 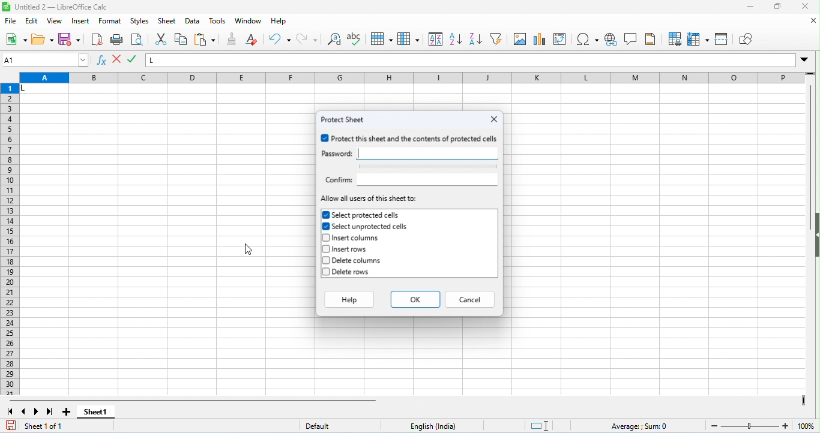 I want to click on cursor movement, so click(x=247, y=248).